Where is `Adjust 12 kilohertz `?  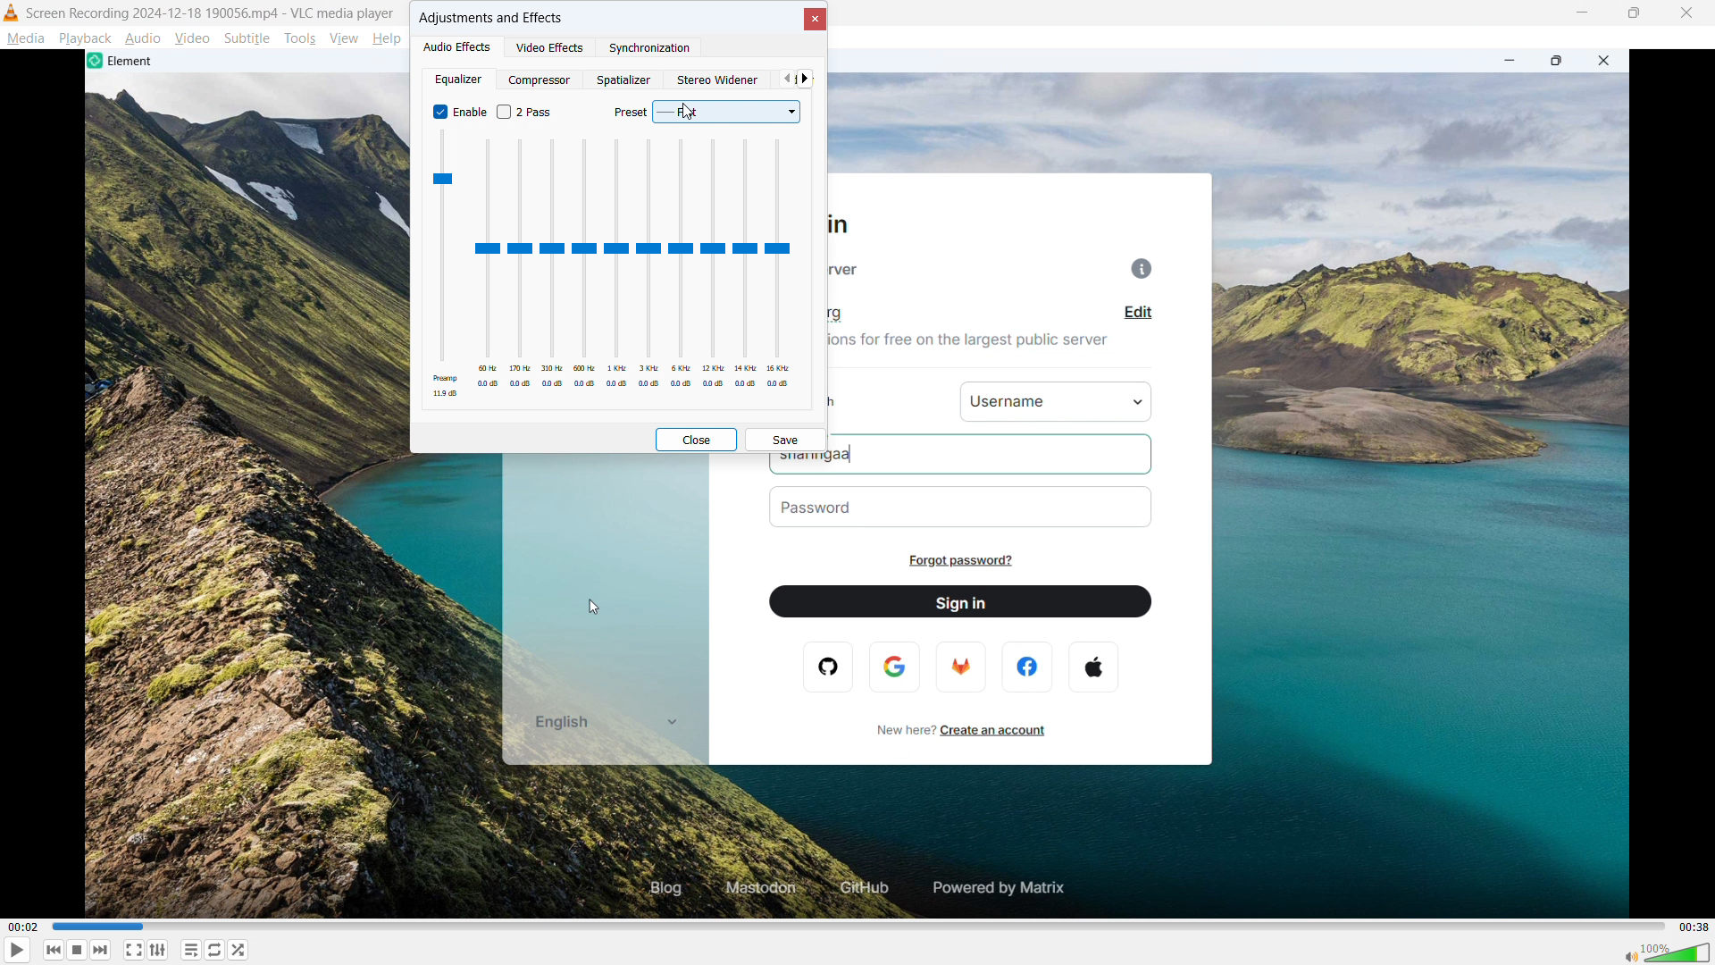 Adjust 12 kilohertz  is located at coordinates (714, 264).